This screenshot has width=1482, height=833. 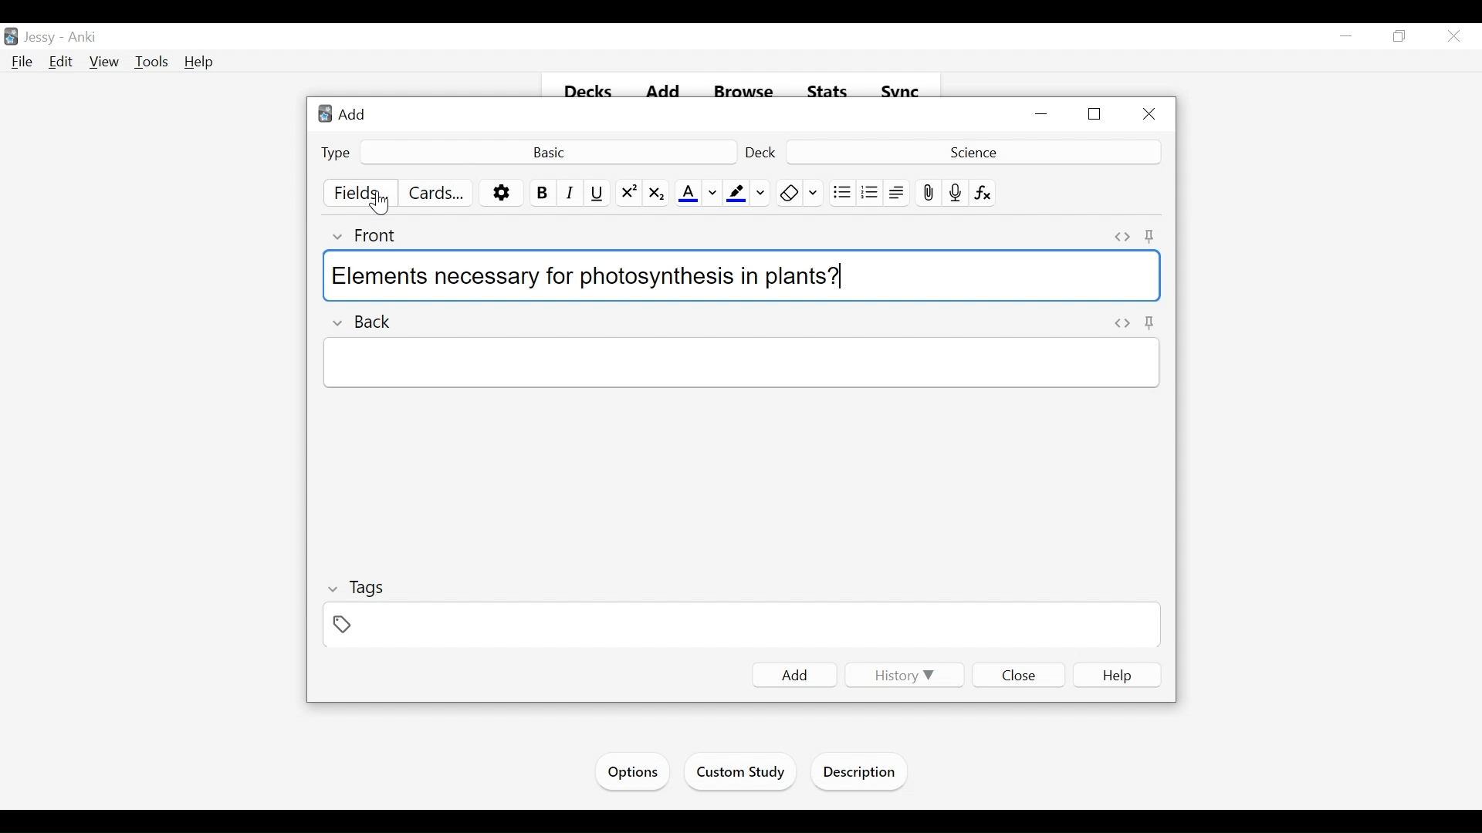 What do you see at coordinates (1452, 38) in the screenshot?
I see `Close` at bounding box center [1452, 38].